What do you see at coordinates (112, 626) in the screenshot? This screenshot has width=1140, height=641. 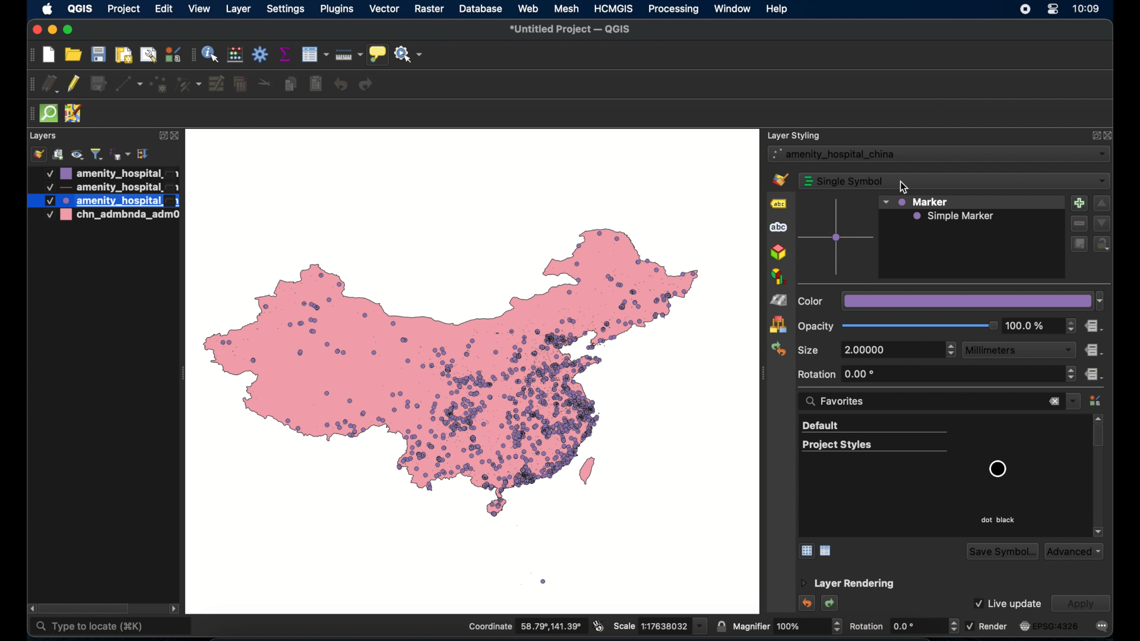 I see `type to locate` at bounding box center [112, 626].